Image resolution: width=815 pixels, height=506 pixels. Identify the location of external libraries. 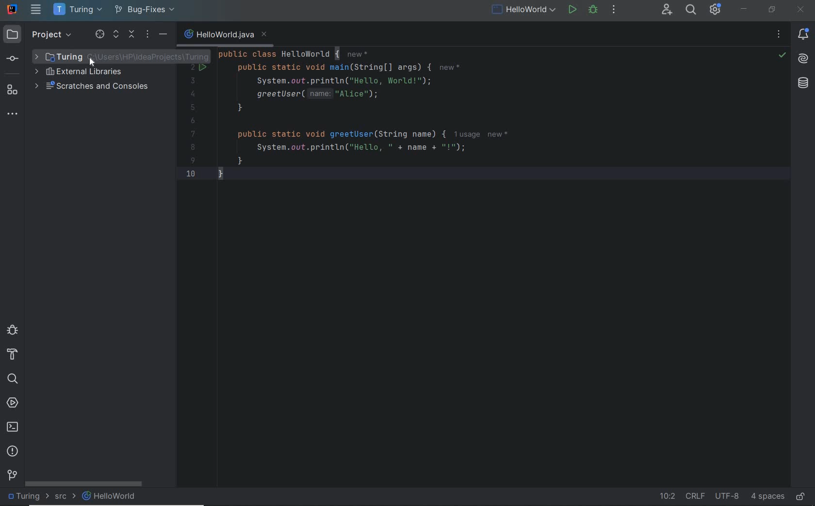
(83, 72).